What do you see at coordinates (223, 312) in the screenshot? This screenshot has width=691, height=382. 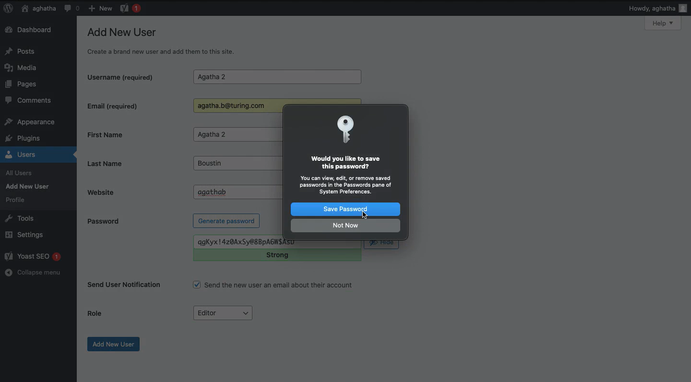 I see `Editor` at bounding box center [223, 312].